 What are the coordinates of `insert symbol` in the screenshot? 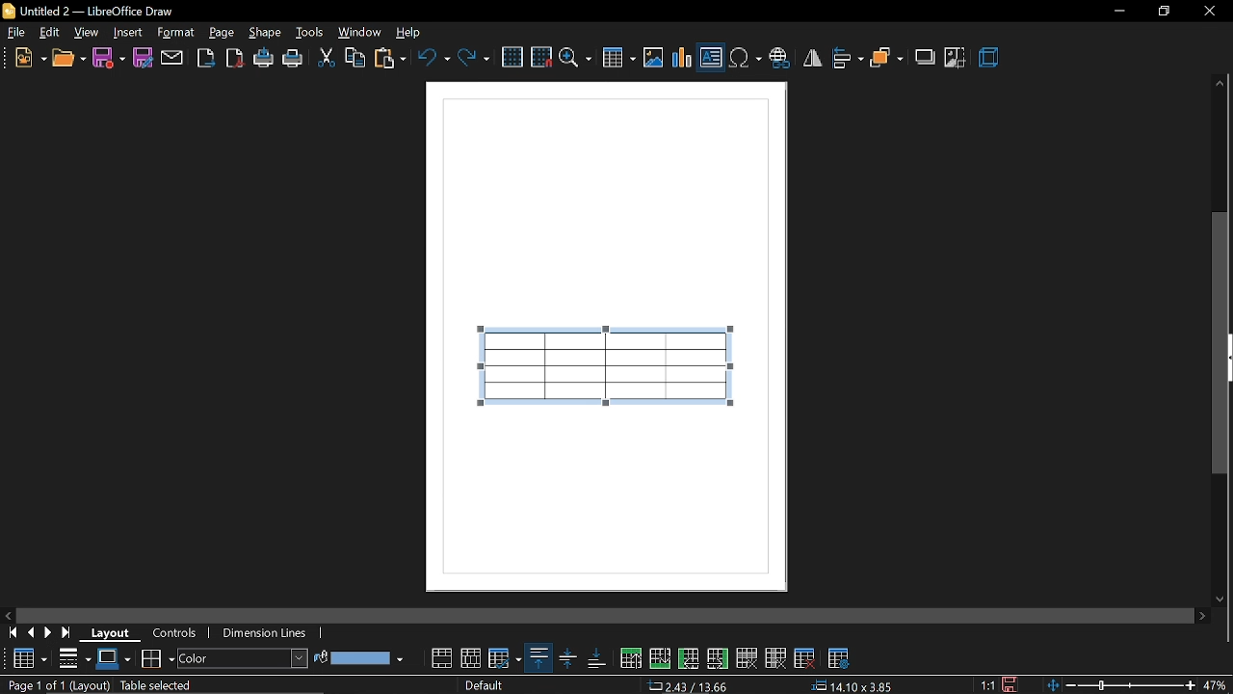 It's located at (745, 55).